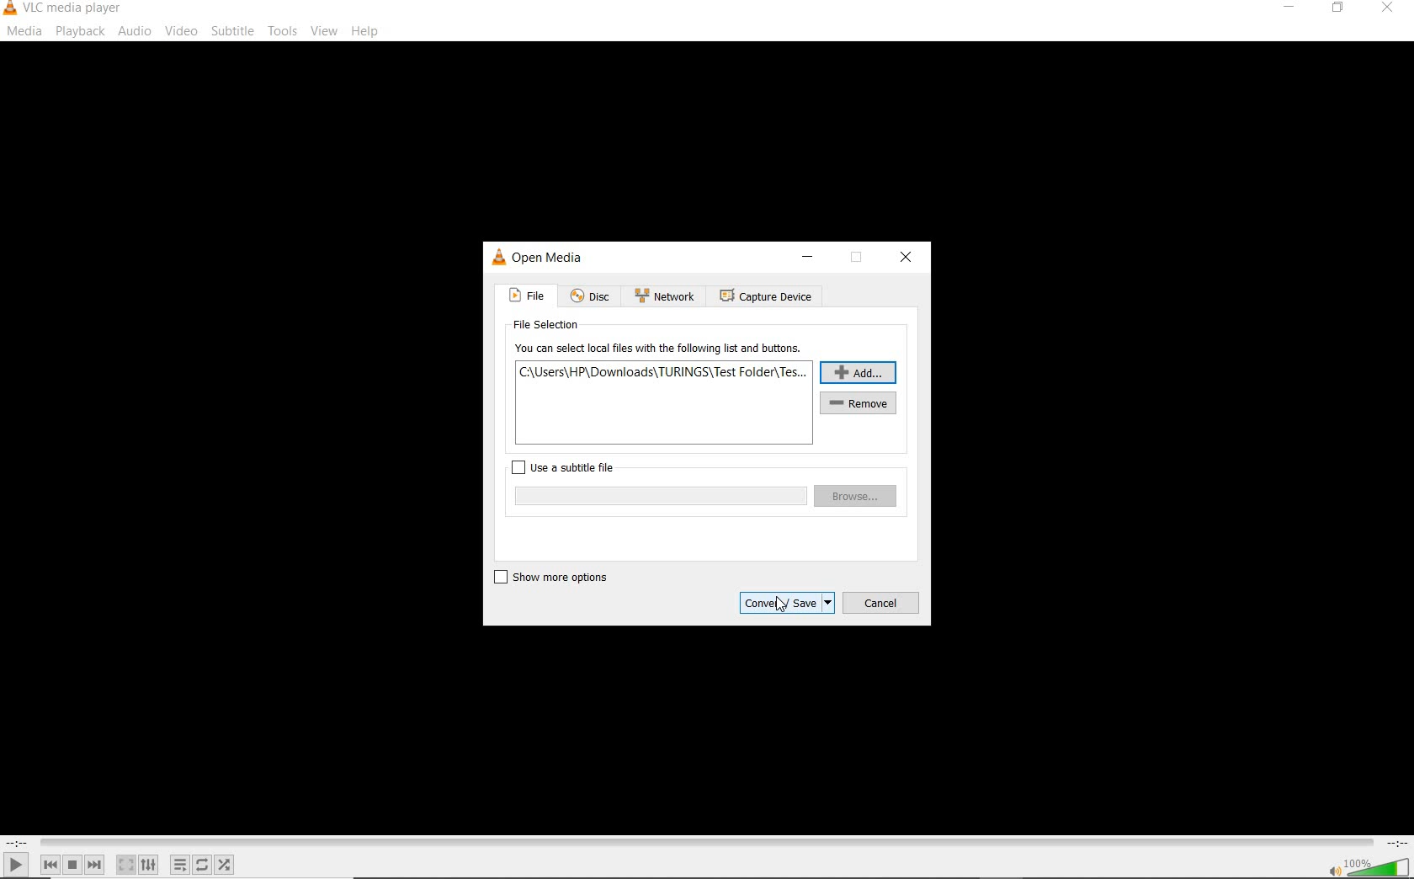  I want to click on next media, so click(96, 865).